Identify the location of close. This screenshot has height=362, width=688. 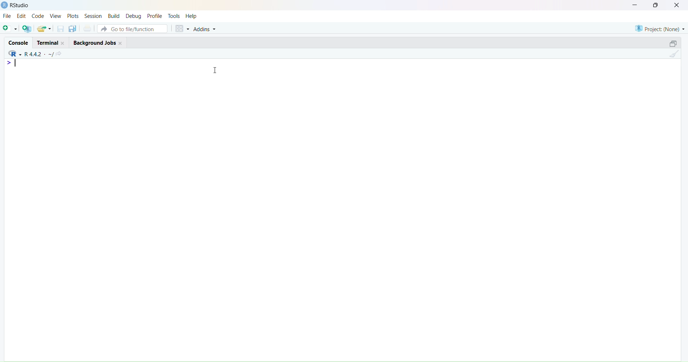
(120, 43).